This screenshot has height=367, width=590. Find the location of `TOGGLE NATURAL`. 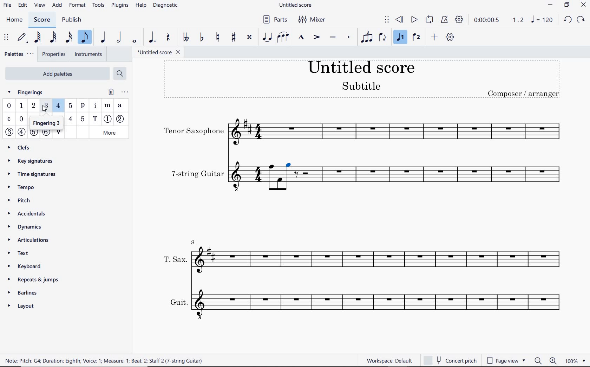

TOGGLE NATURAL is located at coordinates (217, 37).